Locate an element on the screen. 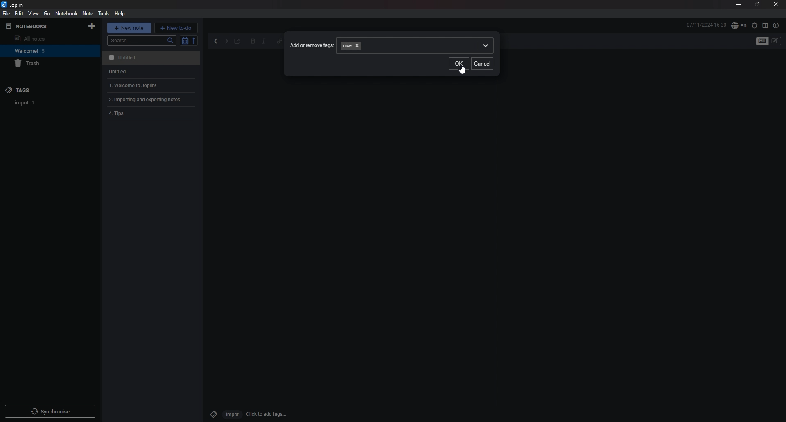 The width and height of the screenshot is (786, 422). resize is located at coordinates (757, 5).